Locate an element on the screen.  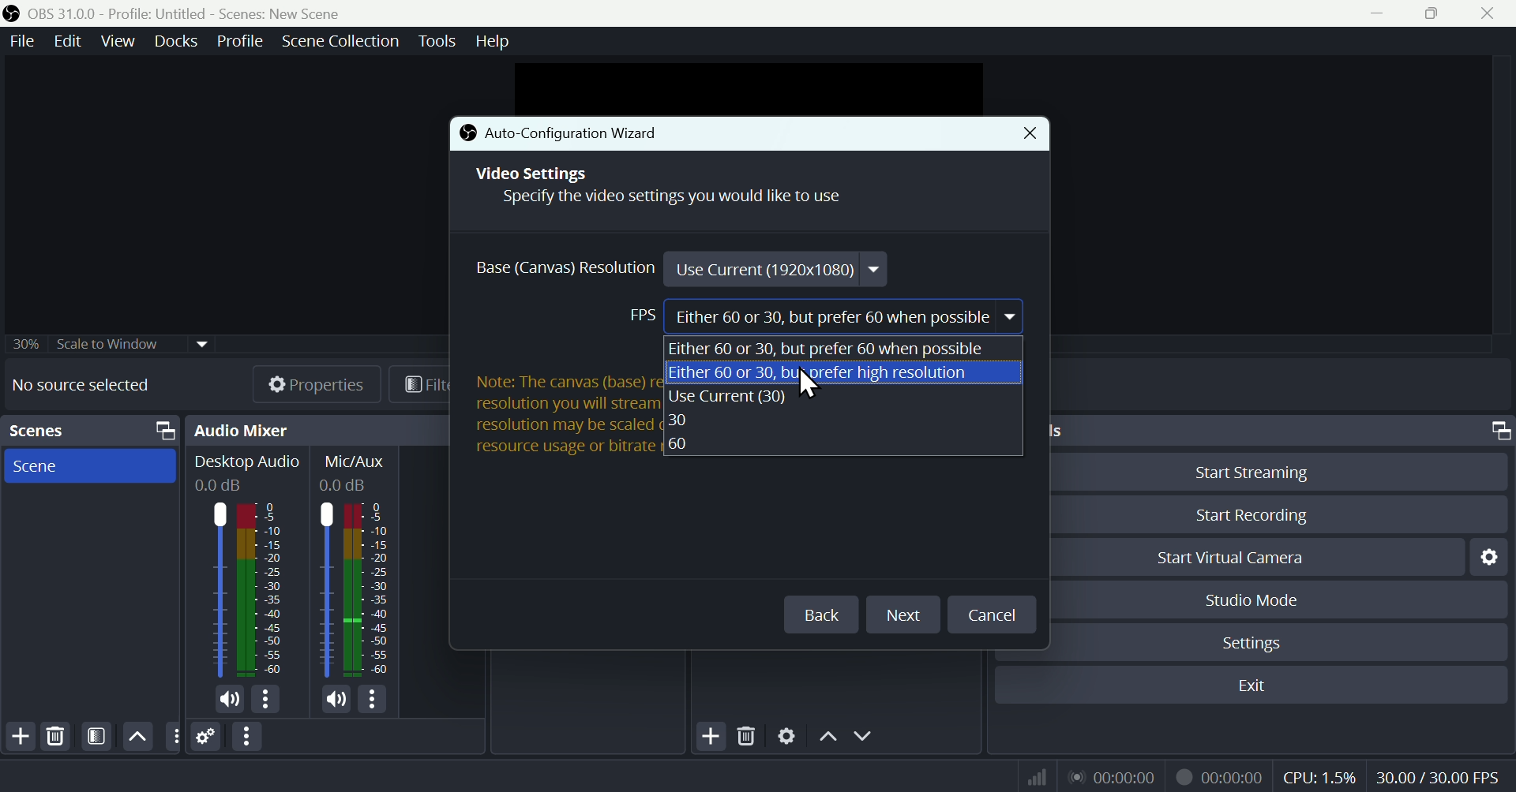
30% is located at coordinates (23, 343).